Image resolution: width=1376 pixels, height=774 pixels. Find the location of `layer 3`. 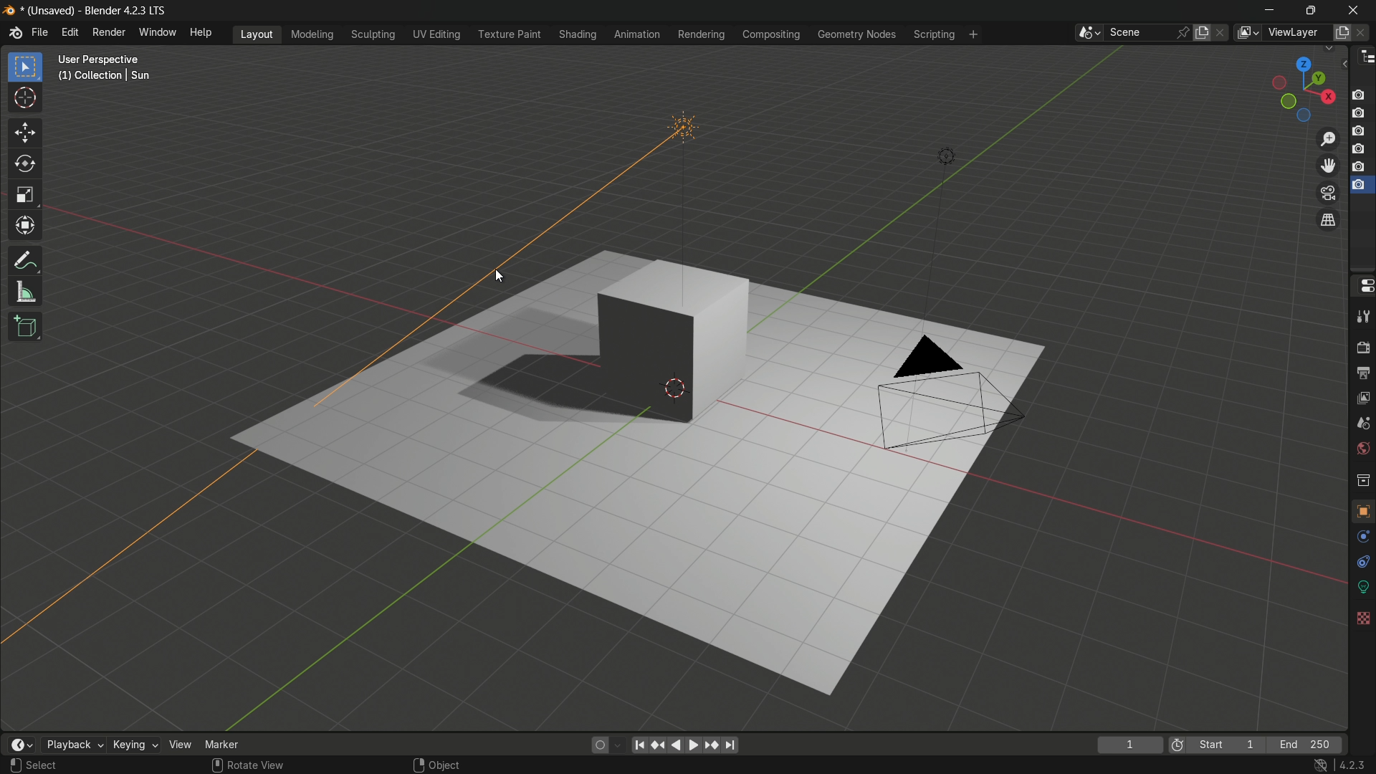

layer 3 is located at coordinates (1359, 130).